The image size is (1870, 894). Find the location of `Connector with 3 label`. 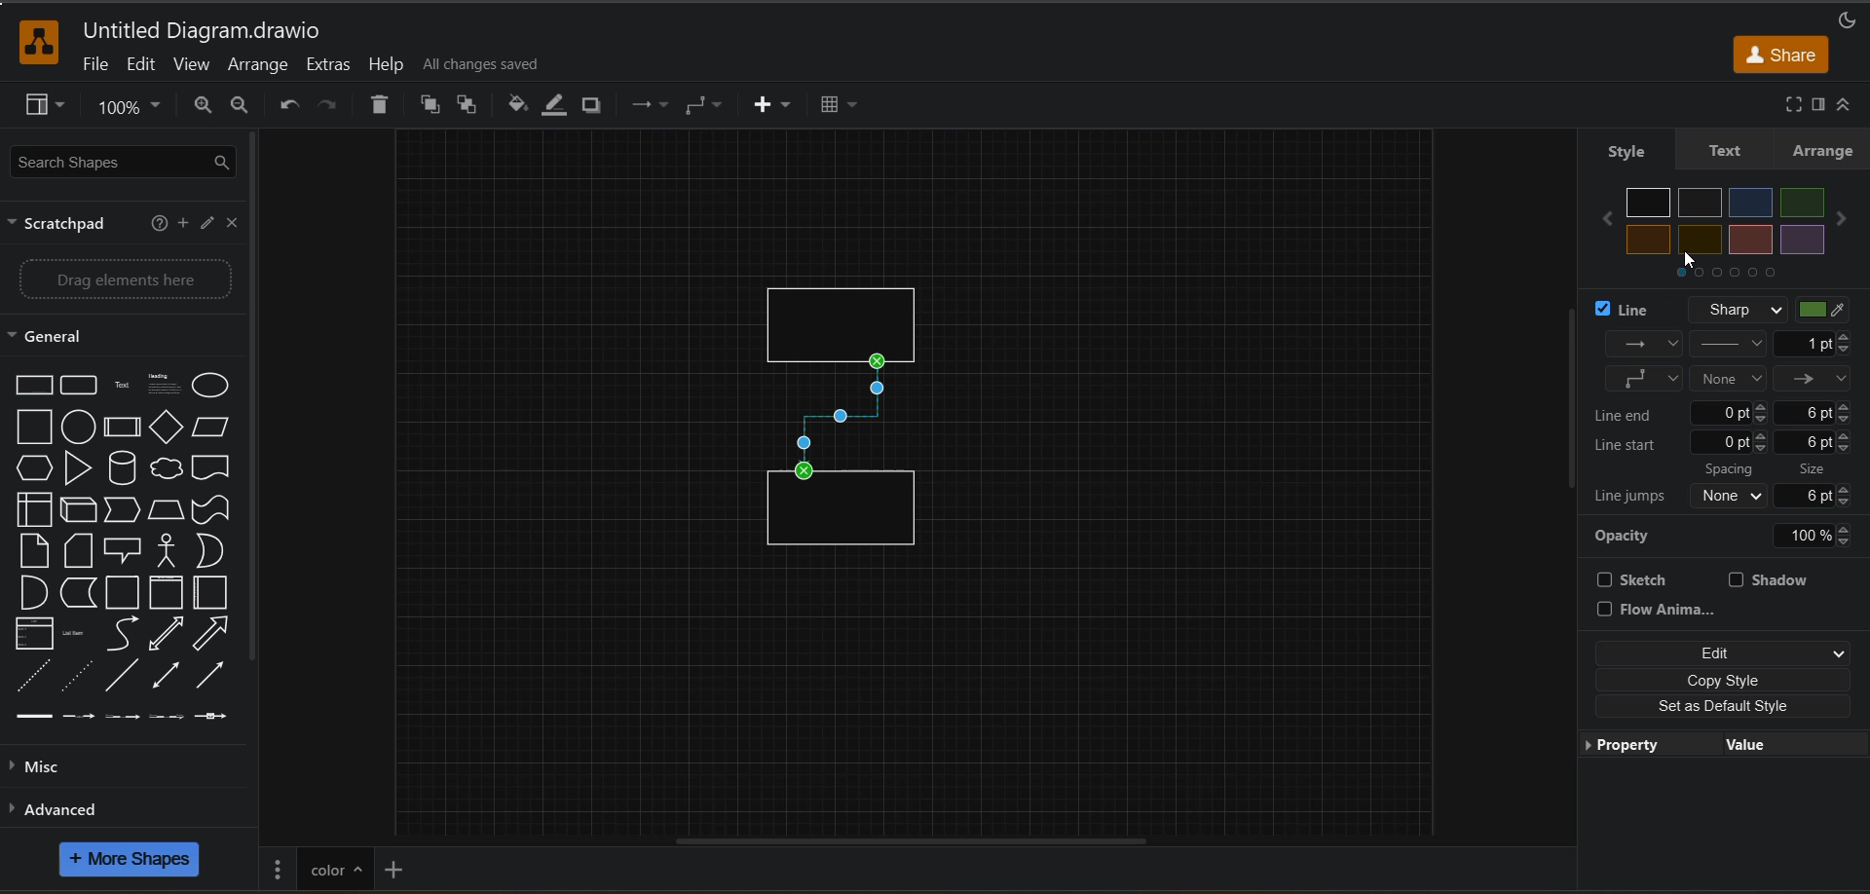

Connector with 3 label is located at coordinates (166, 720).